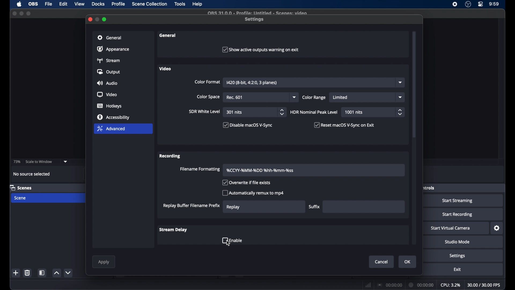  Describe the element at coordinates (27, 273) in the screenshot. I see `delete` at that location.